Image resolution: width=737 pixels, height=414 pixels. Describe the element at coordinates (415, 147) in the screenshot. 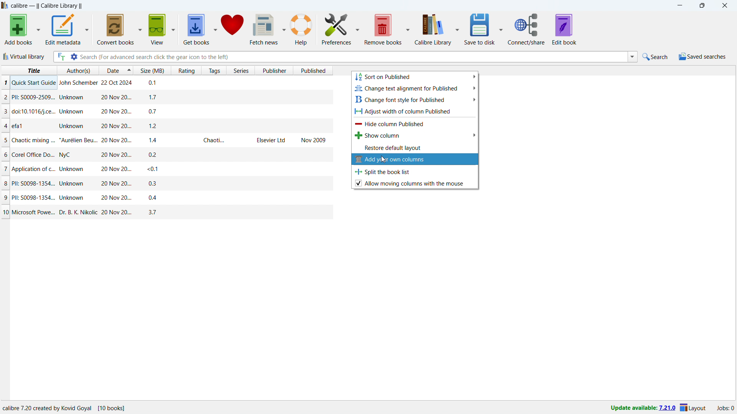

I see `restore default layout` at that location.